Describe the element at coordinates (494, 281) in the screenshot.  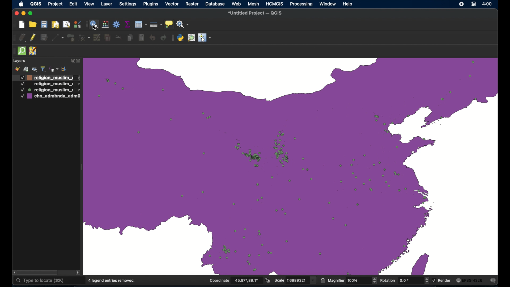
I see `messages` at that location.